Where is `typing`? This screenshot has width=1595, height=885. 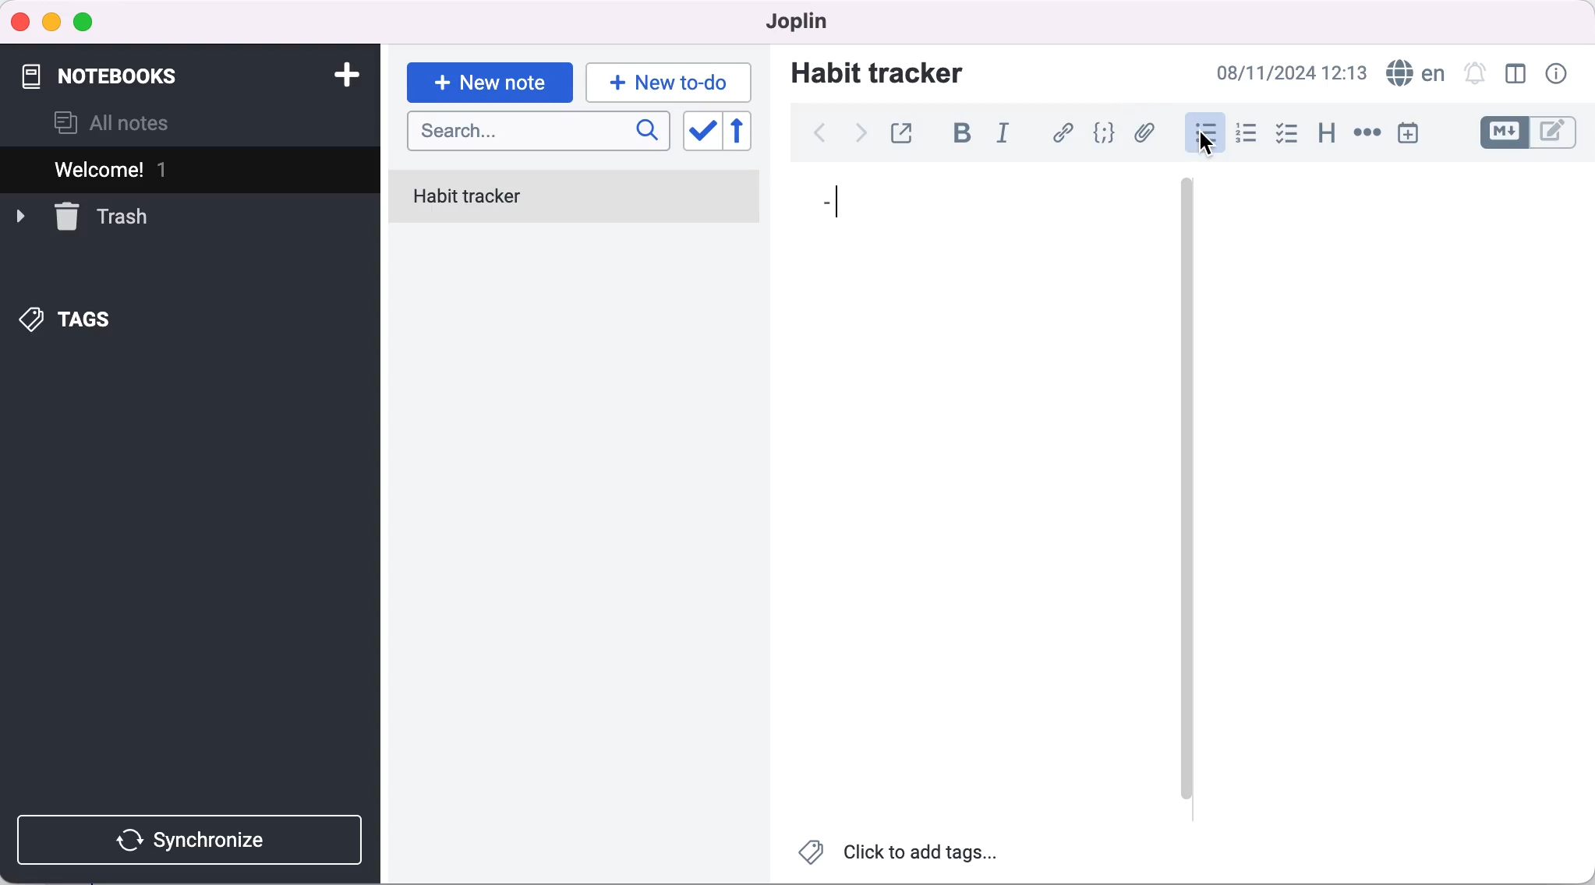
typing is located at coordinates (669, 82).